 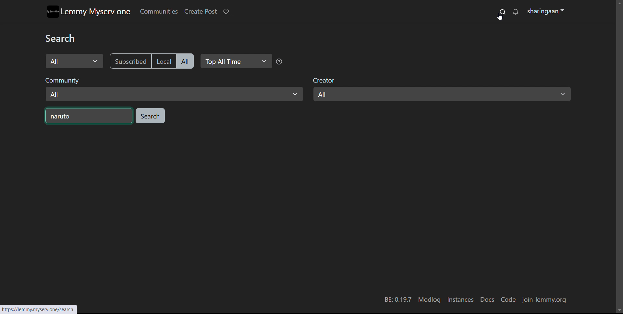 What do you see at coordinates (150, 116) in the screenshot?
I see `search` at bounding box center [150, 116].